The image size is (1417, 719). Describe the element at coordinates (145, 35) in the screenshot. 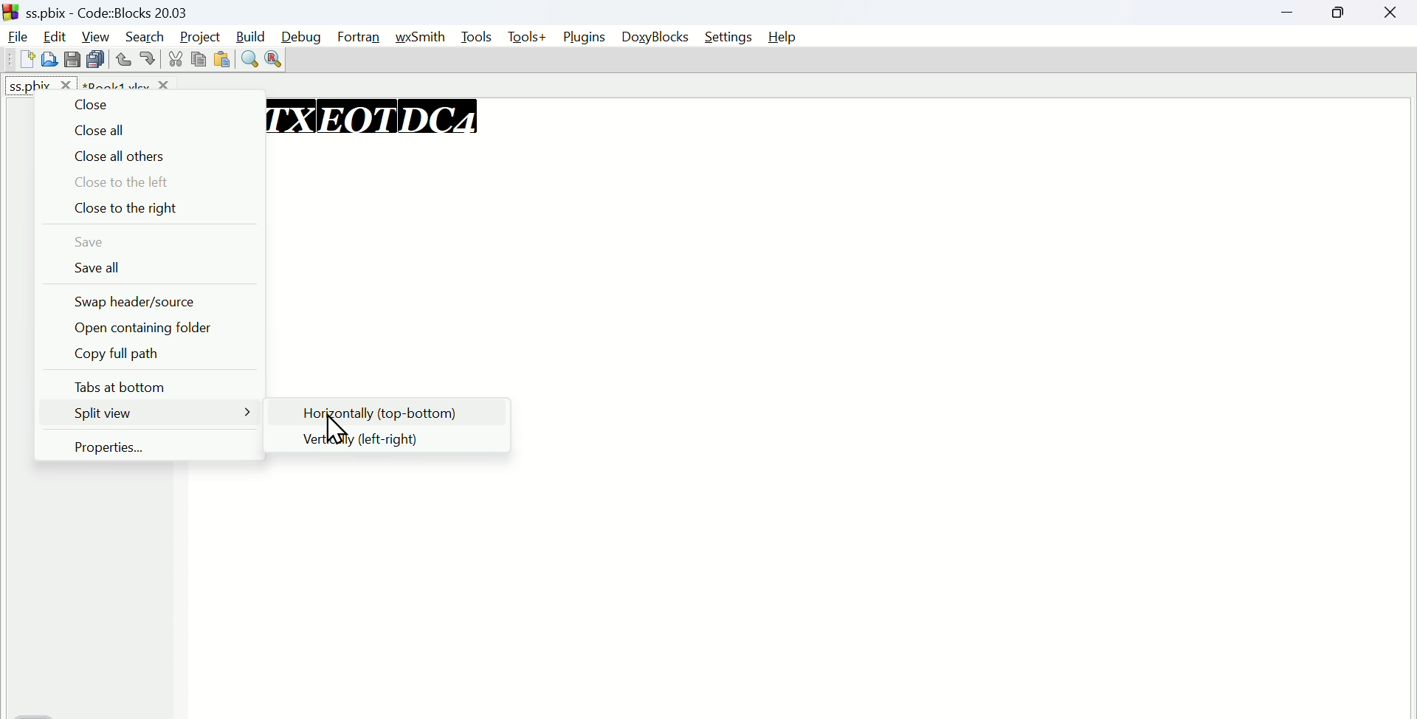

I see `Search` at that location.